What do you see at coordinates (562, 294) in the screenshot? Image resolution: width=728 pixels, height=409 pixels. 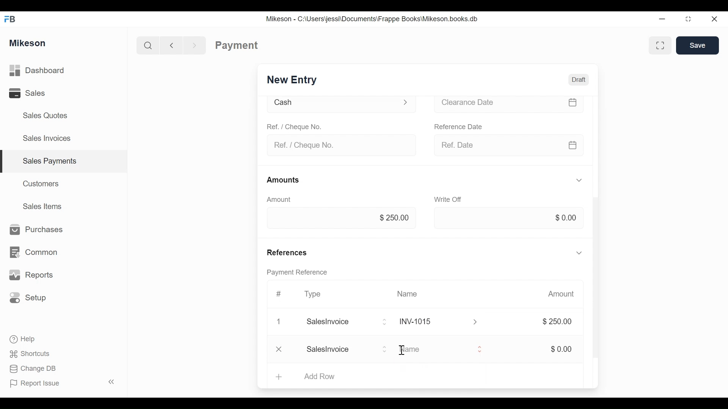 I see `Amount` at bounding box center [562, 294].